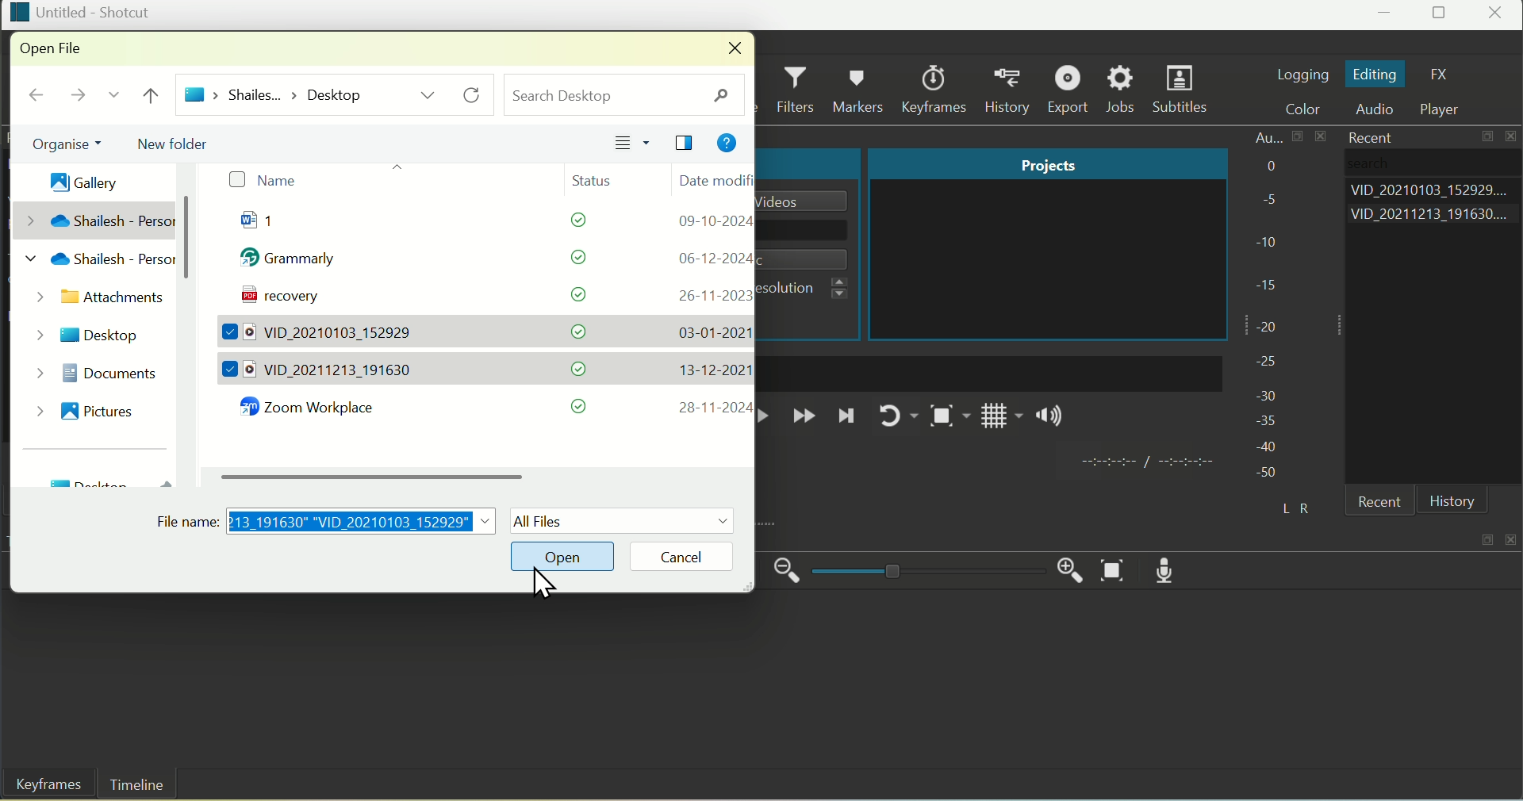  What do you see at coordinates (726, 145) in the screenshot?
I see `Help` at bounding box center [726, 145].